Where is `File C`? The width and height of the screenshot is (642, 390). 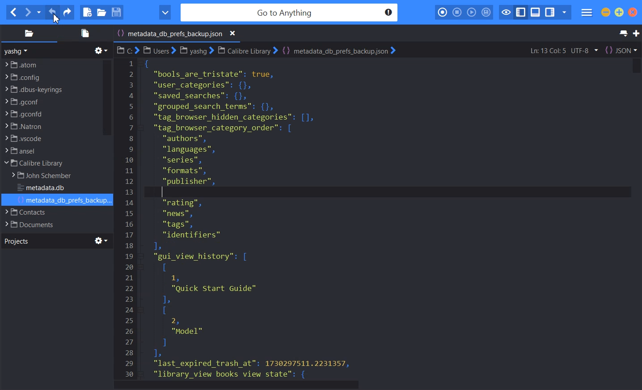 File C is located at coordinates (127, 50).